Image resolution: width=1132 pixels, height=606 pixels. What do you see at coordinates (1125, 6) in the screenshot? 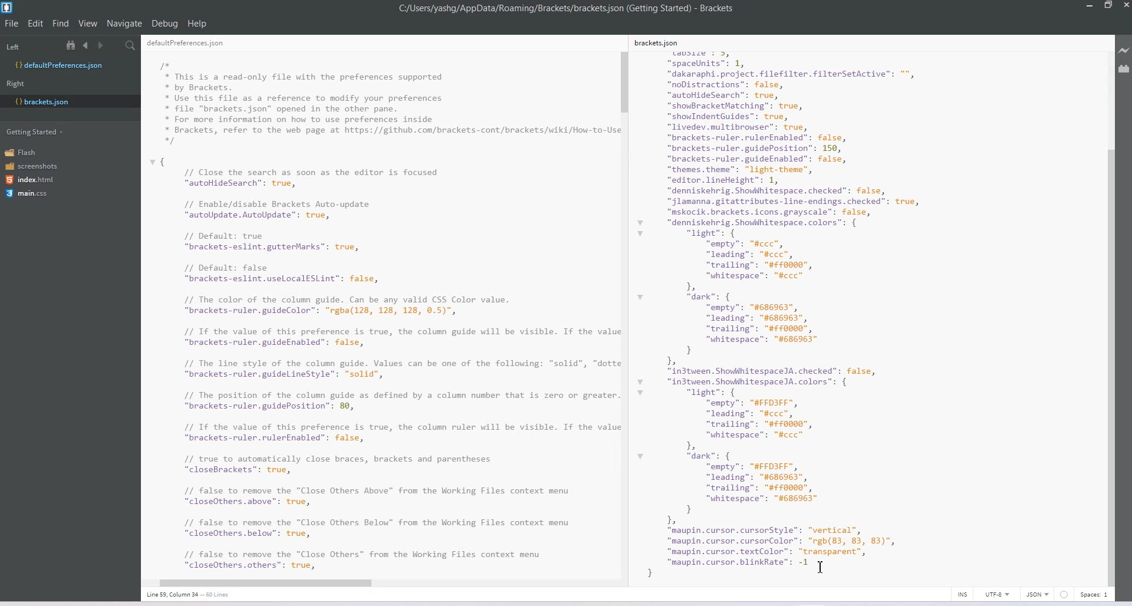
I see `Close` at bounding box center [1125, 6].